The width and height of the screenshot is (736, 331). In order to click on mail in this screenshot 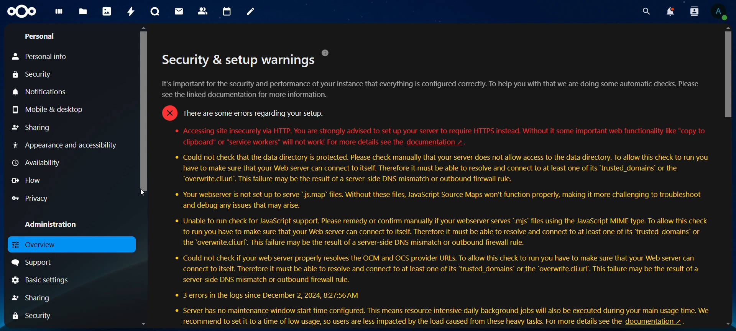, I will do `click(180, 11)`.